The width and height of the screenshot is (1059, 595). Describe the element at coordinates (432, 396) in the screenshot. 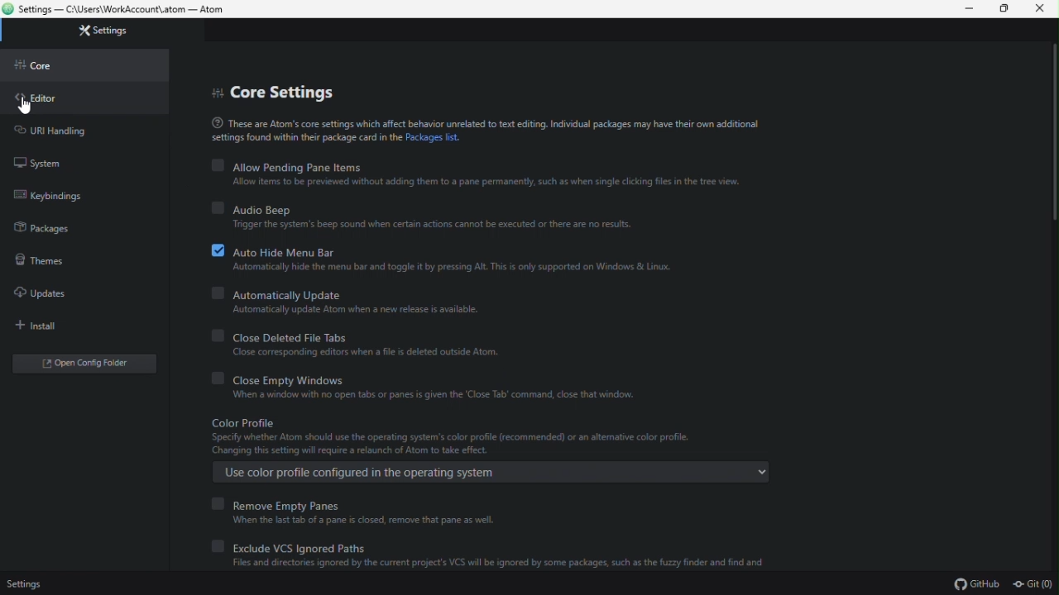

I see `‘When a window with no open tabs or panes is given the ‘Close Tab’ command, close that window.` at that location.